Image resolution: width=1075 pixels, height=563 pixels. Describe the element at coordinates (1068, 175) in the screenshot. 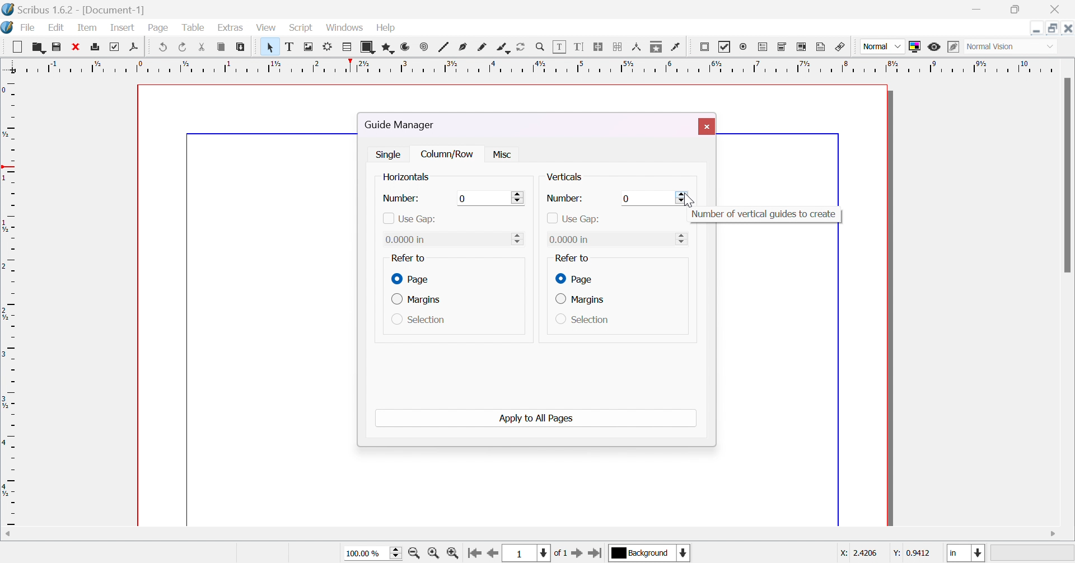

I see `scroll bar` at that location.